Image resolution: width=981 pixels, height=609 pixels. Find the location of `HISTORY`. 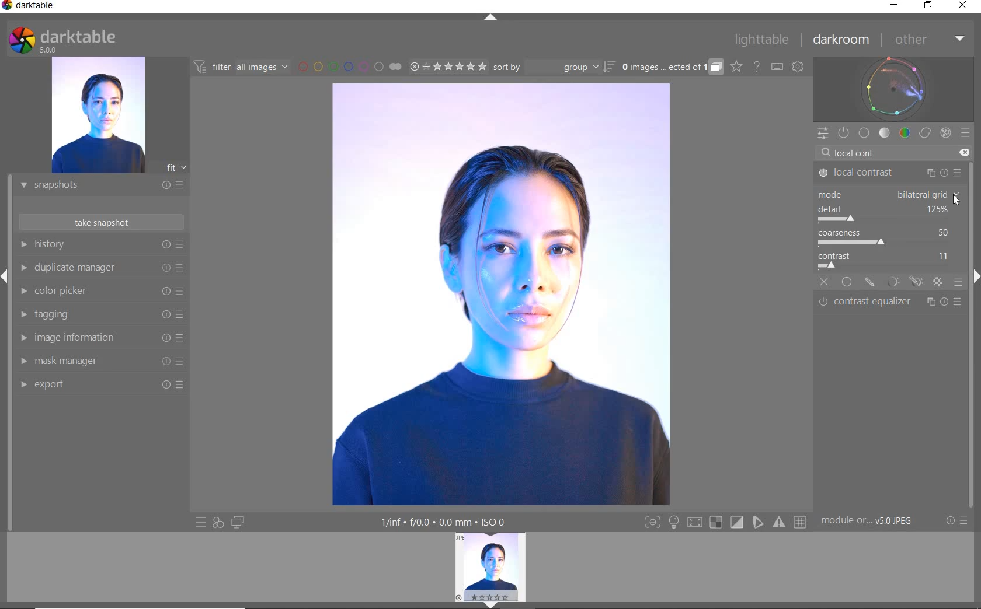

HISTORY is located at coordinates (102, 247).